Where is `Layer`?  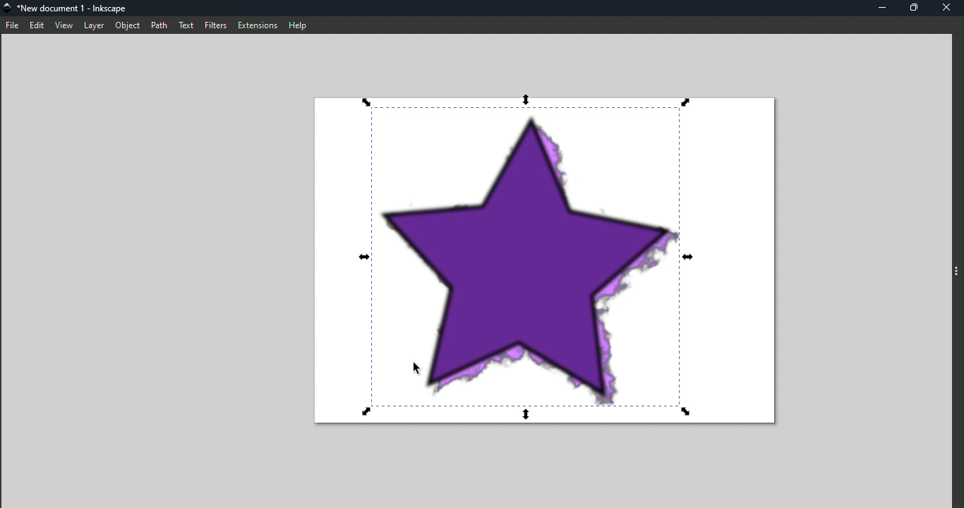
Layer is located at coordinates (94, 25).